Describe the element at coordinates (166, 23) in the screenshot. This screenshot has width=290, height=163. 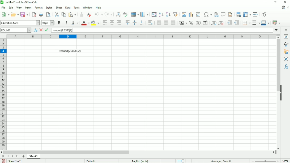
I see `Merge cells` at that location.